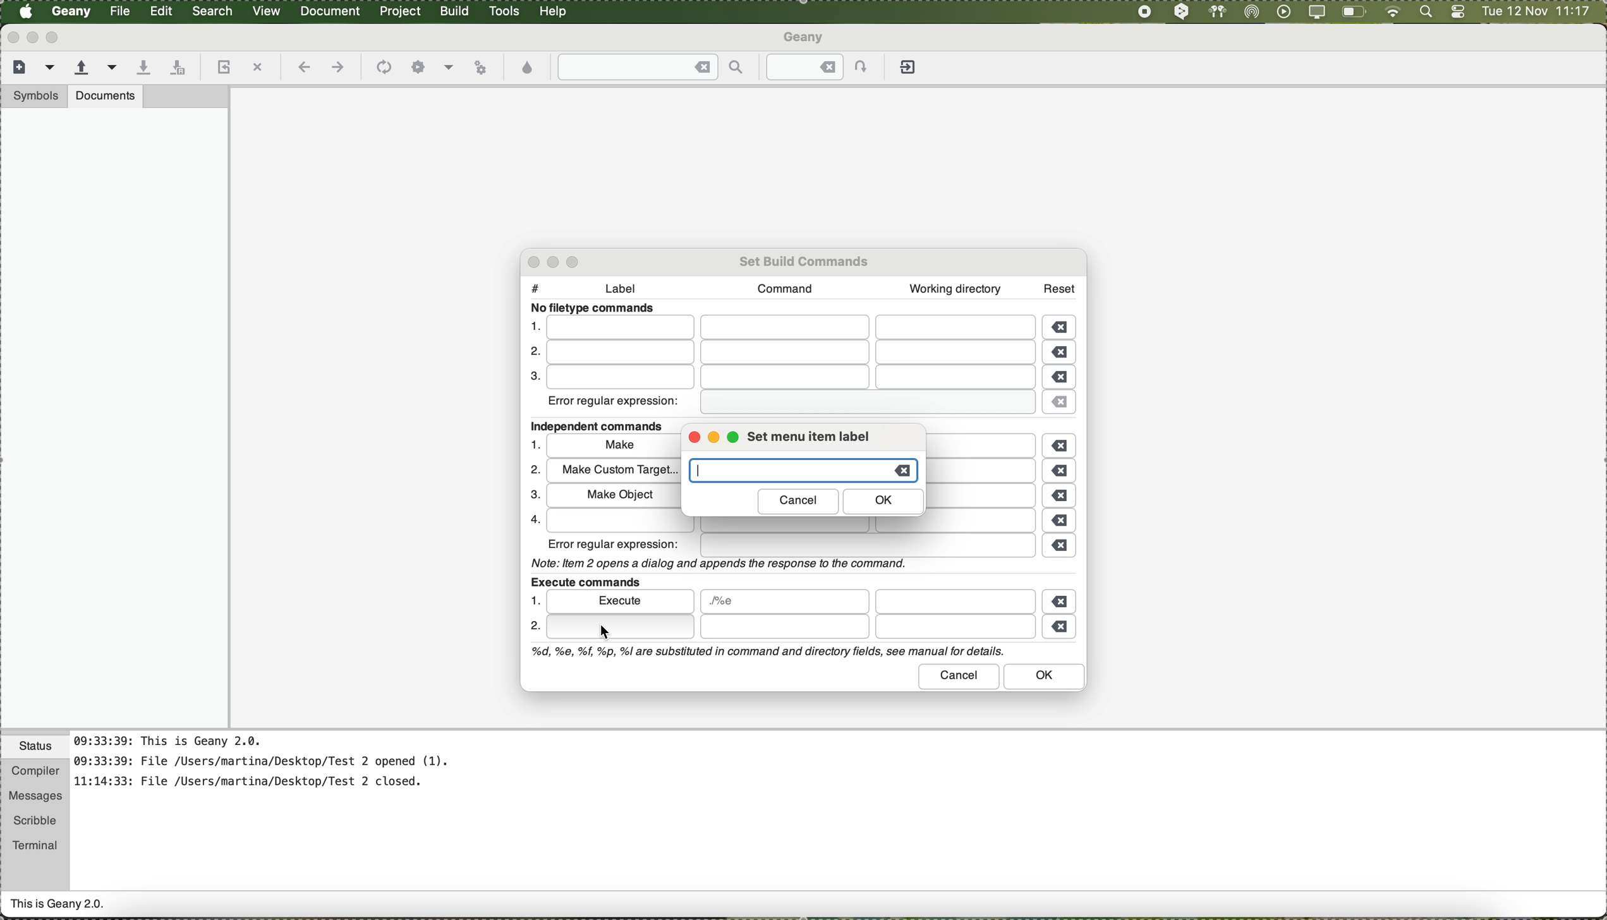 The image size is (1607, 920). What do you see at coordinates (161, 9) in the screenshot?
I see `edit` at bounding box center [161, 9].